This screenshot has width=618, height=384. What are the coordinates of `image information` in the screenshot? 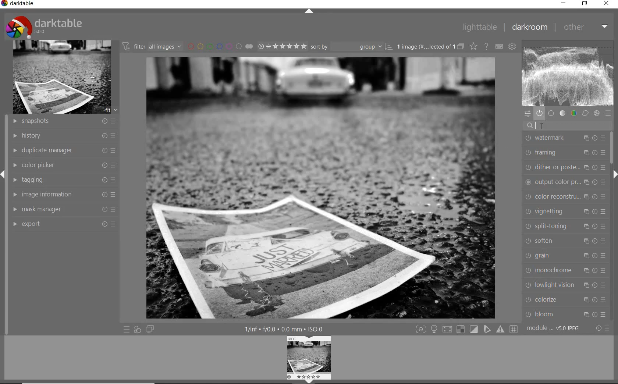 It's located at (64, 194).